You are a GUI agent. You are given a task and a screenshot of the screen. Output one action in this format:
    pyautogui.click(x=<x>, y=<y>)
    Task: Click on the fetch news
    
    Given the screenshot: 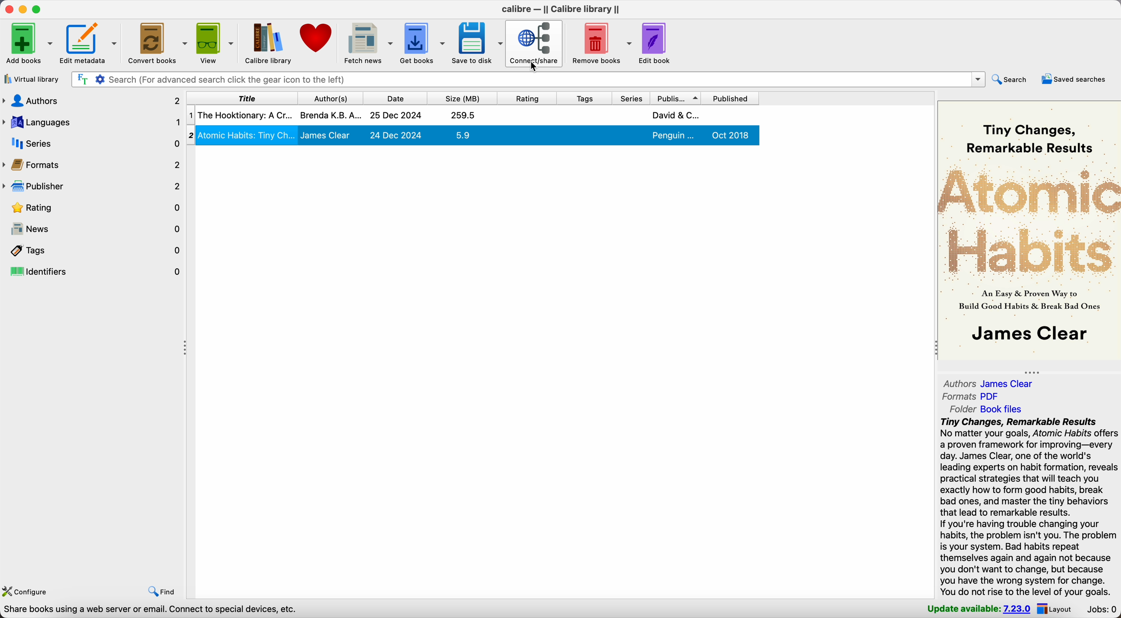 What is the action you would take?
    pyautogui.click(x=369, y=43)
    